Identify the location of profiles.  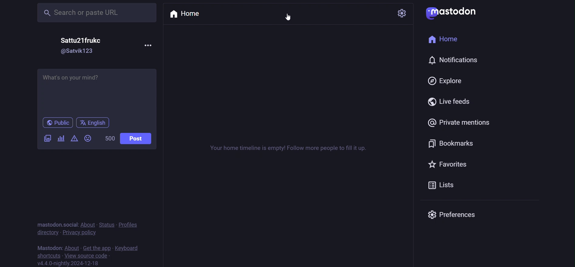
(128, 225).